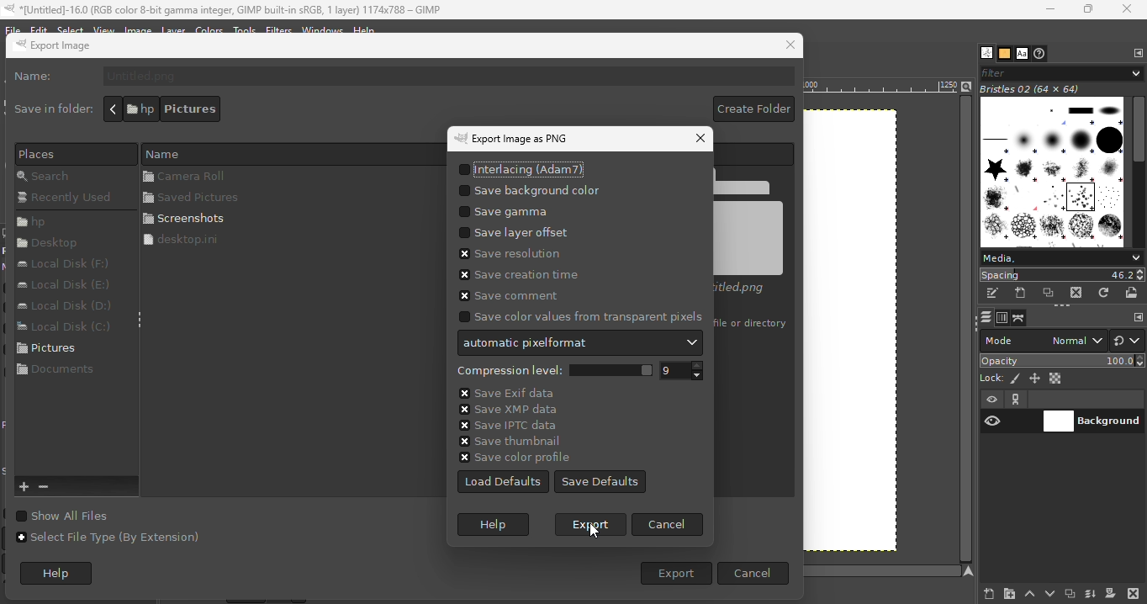 The image size is (1147, 604). Describe the element at coordinates (71, 30) in the screenshot. I see `Select` at that location.